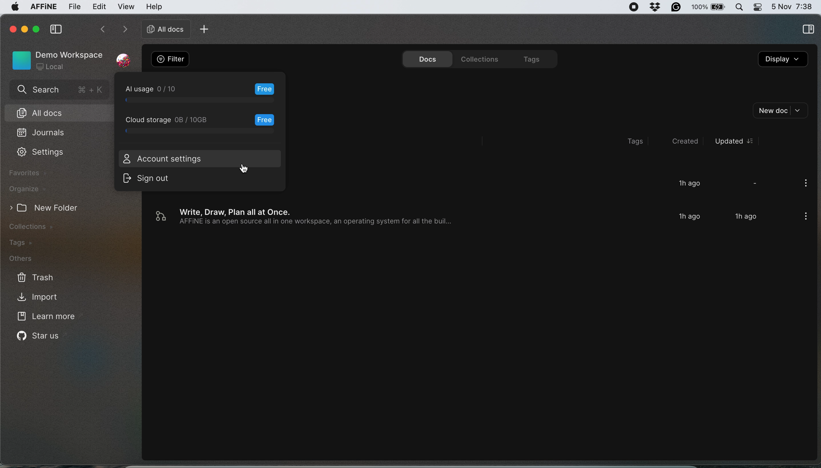 The image size is (821, 468). Describe the element at coordinates (56, 30) in the screenshot. I see `collapse side bar` at that location.